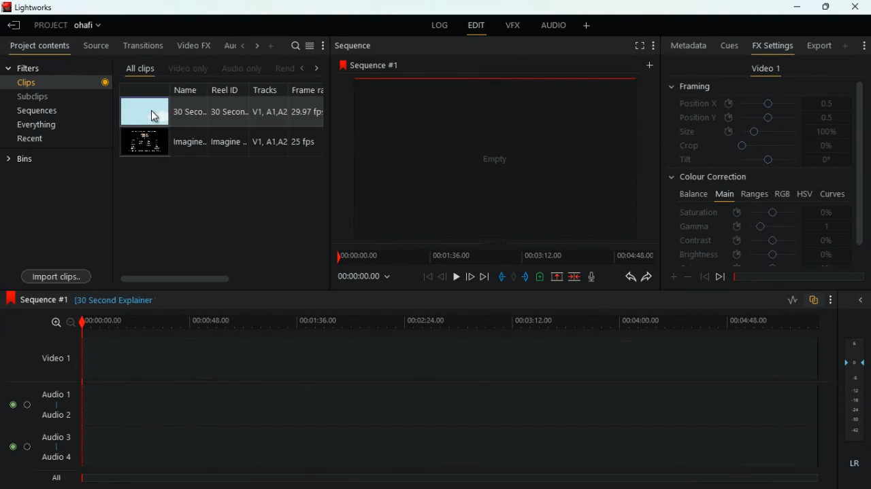  I want to click on more, so click(831, 299).